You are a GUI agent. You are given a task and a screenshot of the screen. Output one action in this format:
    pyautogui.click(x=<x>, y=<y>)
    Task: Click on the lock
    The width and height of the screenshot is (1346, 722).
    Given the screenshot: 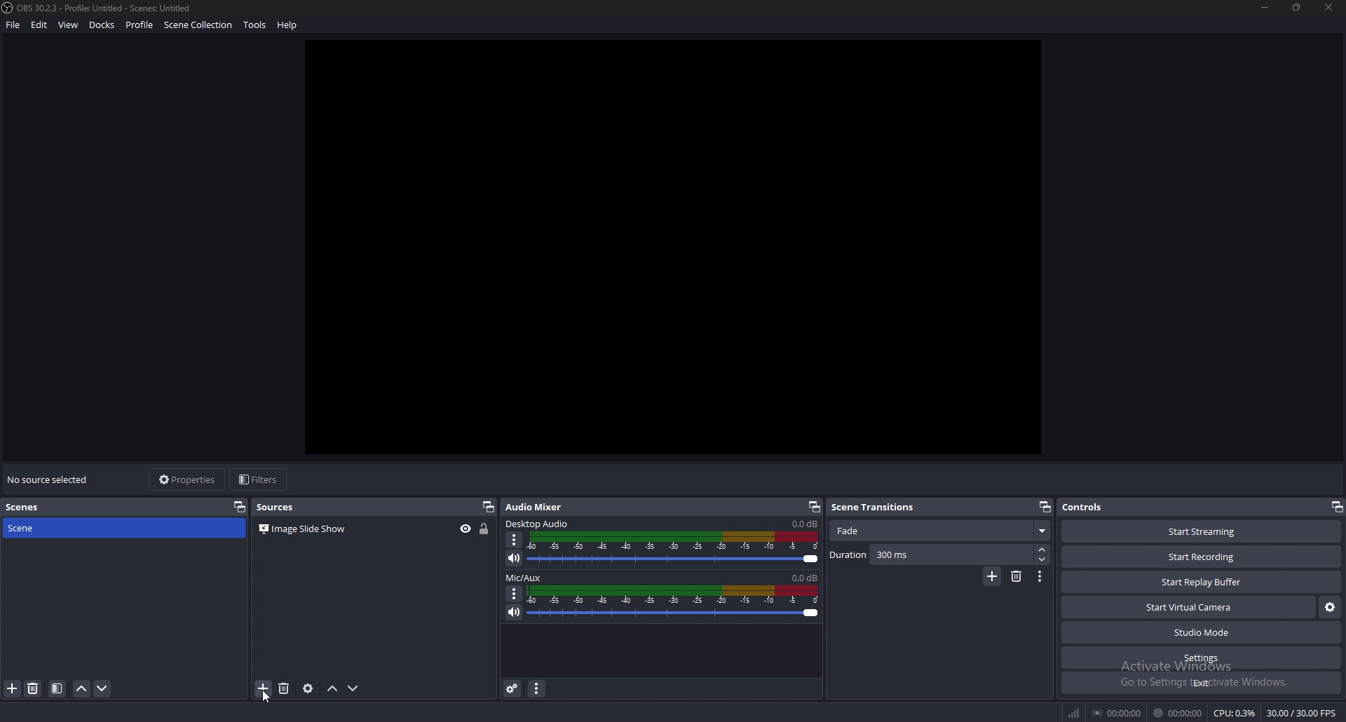 What is the action you would take?
    pyautogui.click(x=484, y=529)
    